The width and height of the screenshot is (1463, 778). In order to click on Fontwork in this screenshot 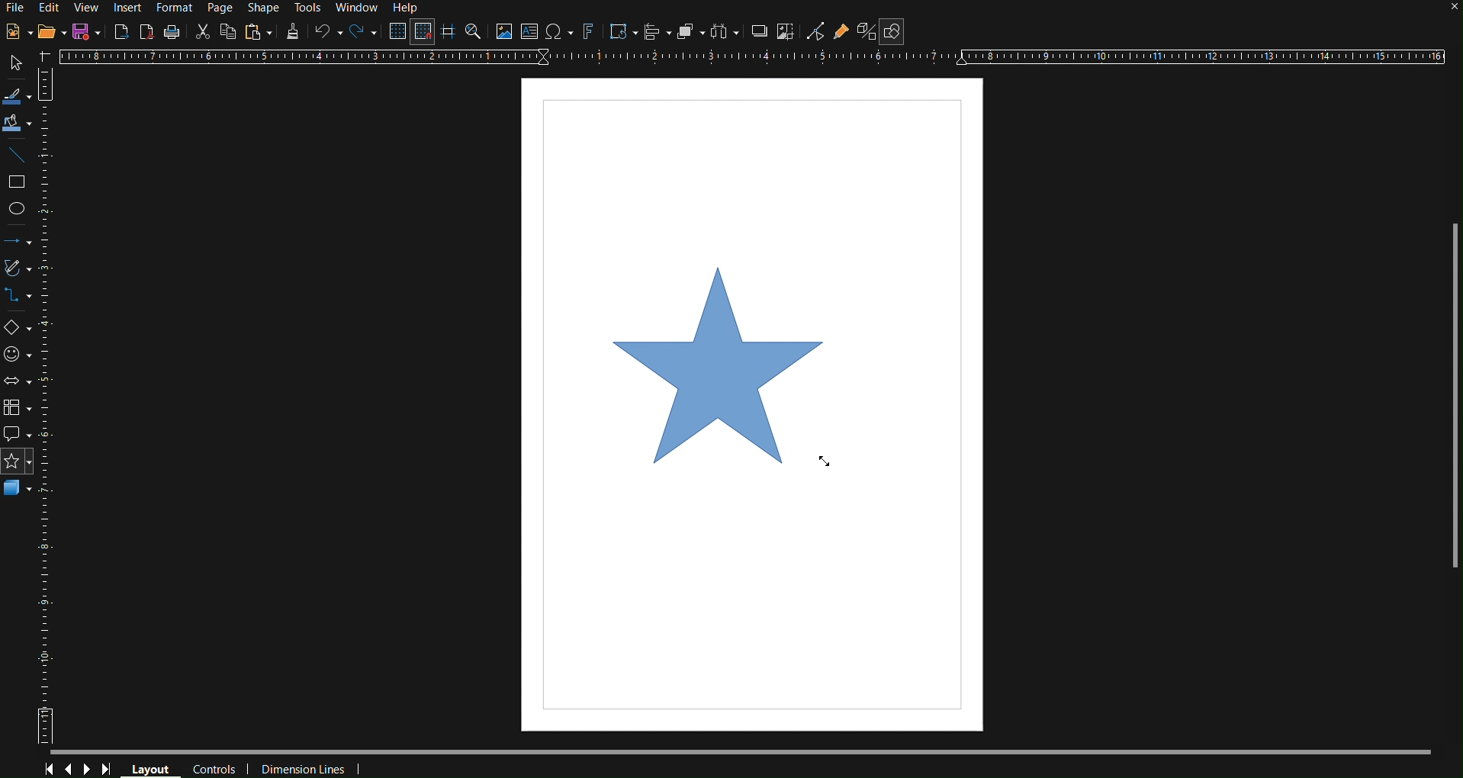, I will do `click(589, 33)`.